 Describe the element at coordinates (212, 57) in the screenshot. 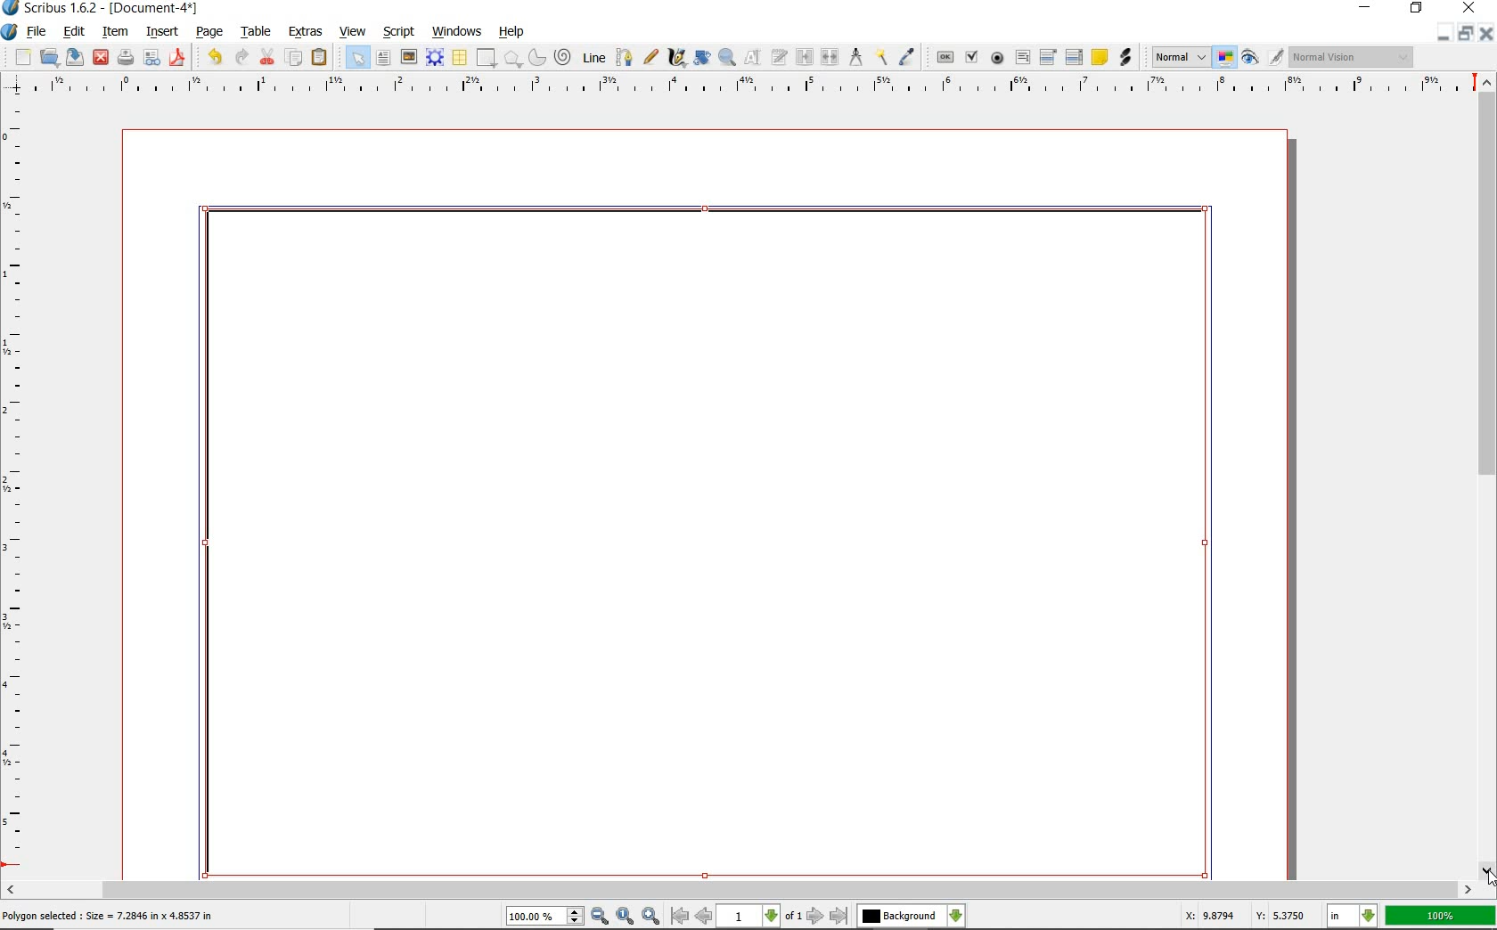

I see `undo` at that location.